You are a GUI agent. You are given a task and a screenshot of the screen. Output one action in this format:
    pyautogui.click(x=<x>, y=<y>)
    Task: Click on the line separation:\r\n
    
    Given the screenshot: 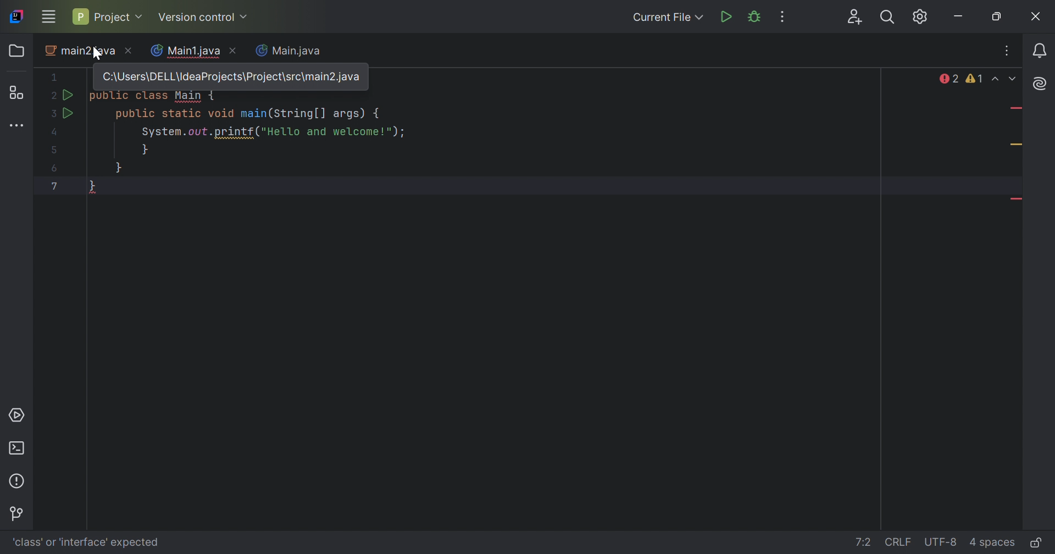 What is the action you would take?
    pyautogui.click(x=898, y=542)
    